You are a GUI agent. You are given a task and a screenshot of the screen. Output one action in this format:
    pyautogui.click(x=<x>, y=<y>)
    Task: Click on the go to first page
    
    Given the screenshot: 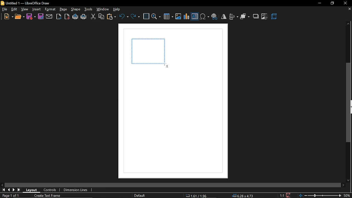 What is the action you would take?
    pyautogui.click(x=4, y=190)
    